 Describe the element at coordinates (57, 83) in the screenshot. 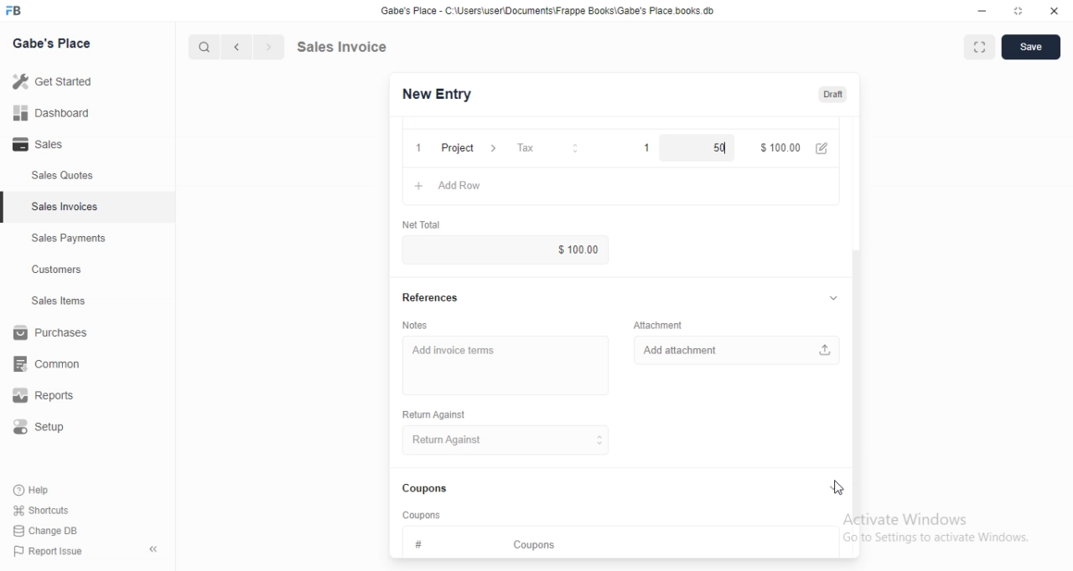

I see `Getstared` at that location.